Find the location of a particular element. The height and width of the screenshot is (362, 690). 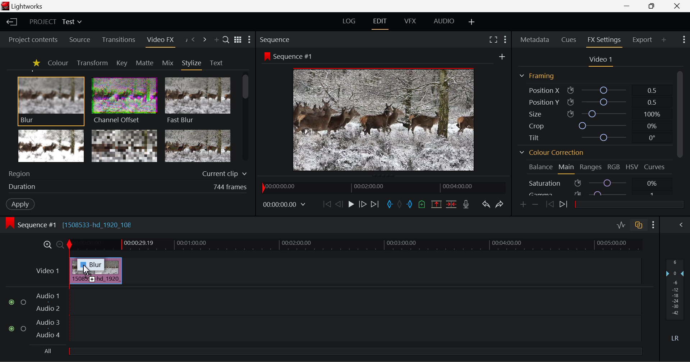

Glow is located at coordinates (51, 146).